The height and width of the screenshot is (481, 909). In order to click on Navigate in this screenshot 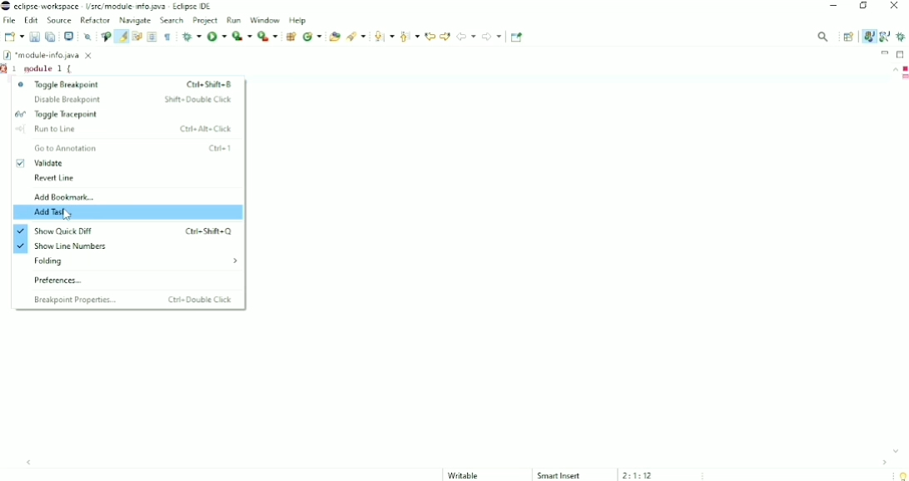, I will do `click(136, 21)`.